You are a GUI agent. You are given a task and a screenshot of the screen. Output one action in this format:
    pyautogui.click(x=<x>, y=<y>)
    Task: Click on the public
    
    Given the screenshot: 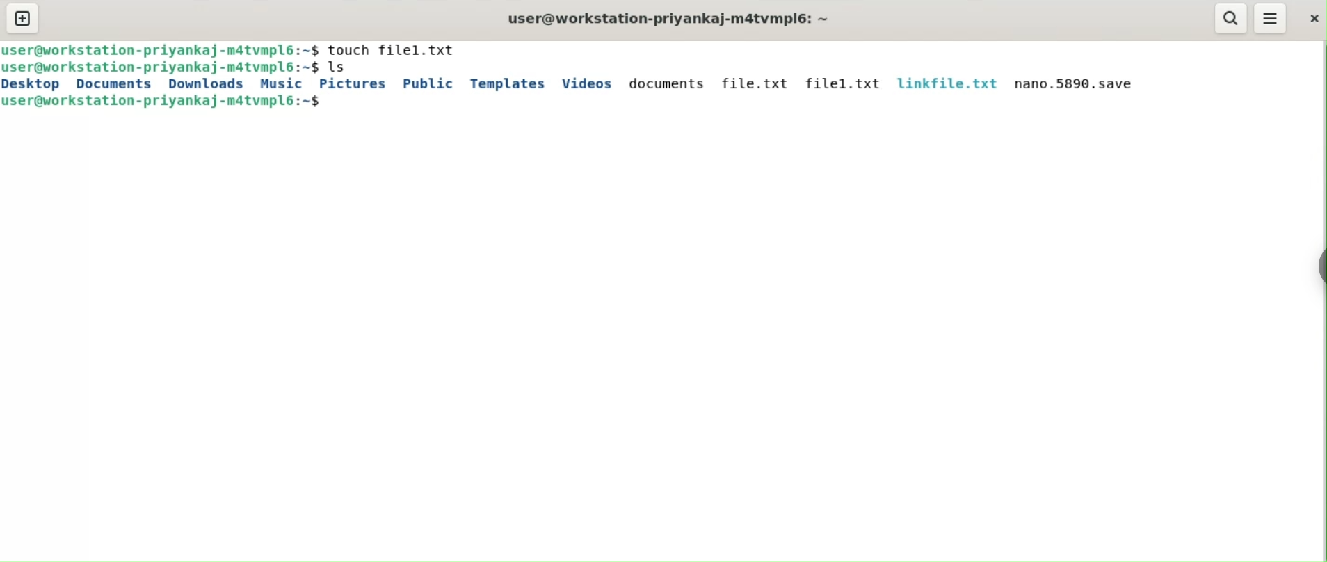 What is the action you would take?
    pyautogui.click(x=428, y=84)
    